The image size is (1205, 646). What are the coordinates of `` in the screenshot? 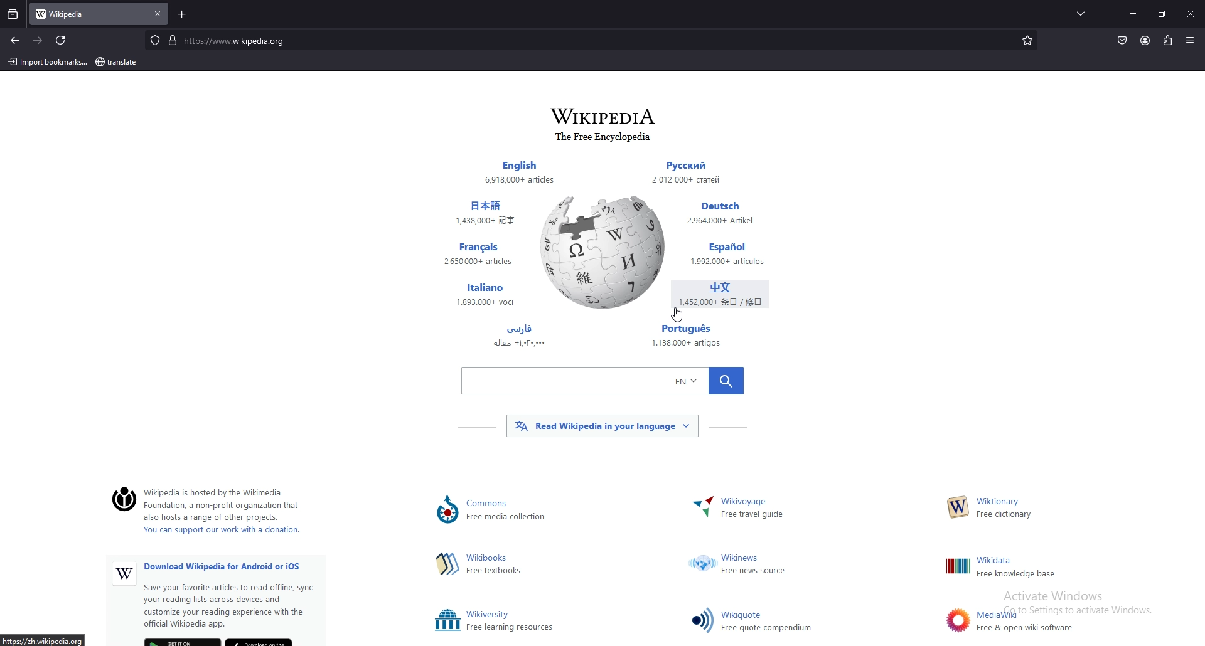 It's located at (447, 511).